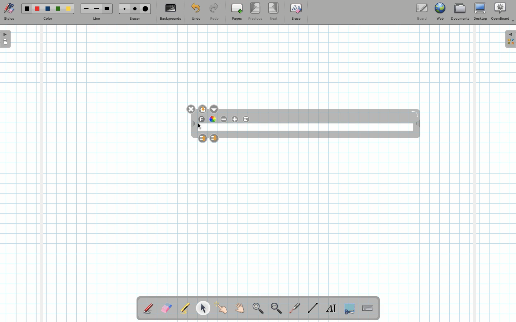  What do you see at coordinates (201, 127) in the screenshot?
I see `cursor` at bounding box center [201, 127].